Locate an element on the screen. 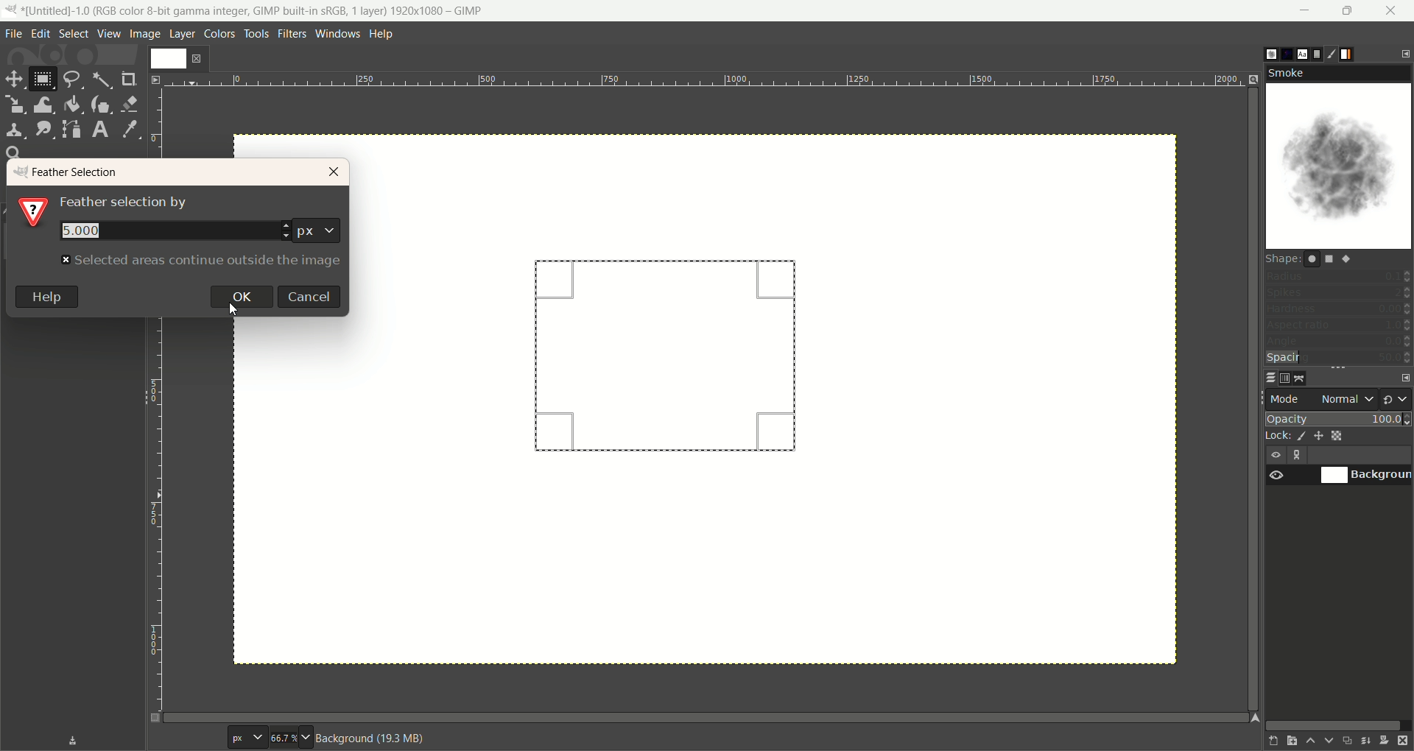 Image resolution: width=1414 pixels, height=751 pixels. visibility is located at coordinates (1277, 476).